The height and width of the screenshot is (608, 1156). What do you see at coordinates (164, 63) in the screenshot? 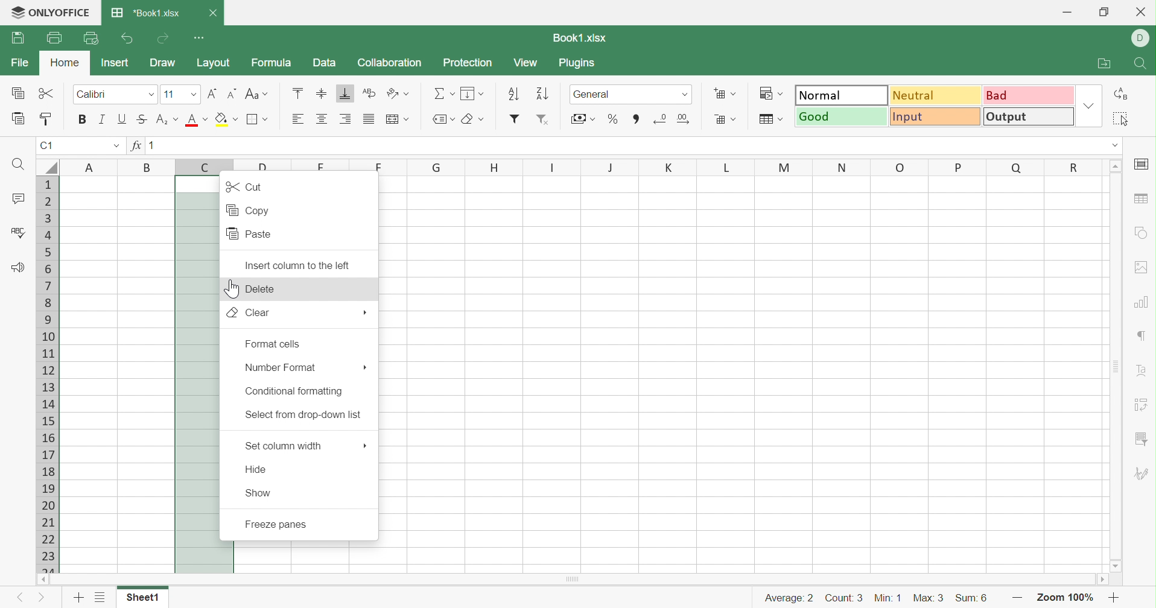
I see `Draw` at bounding box center [164, 63].